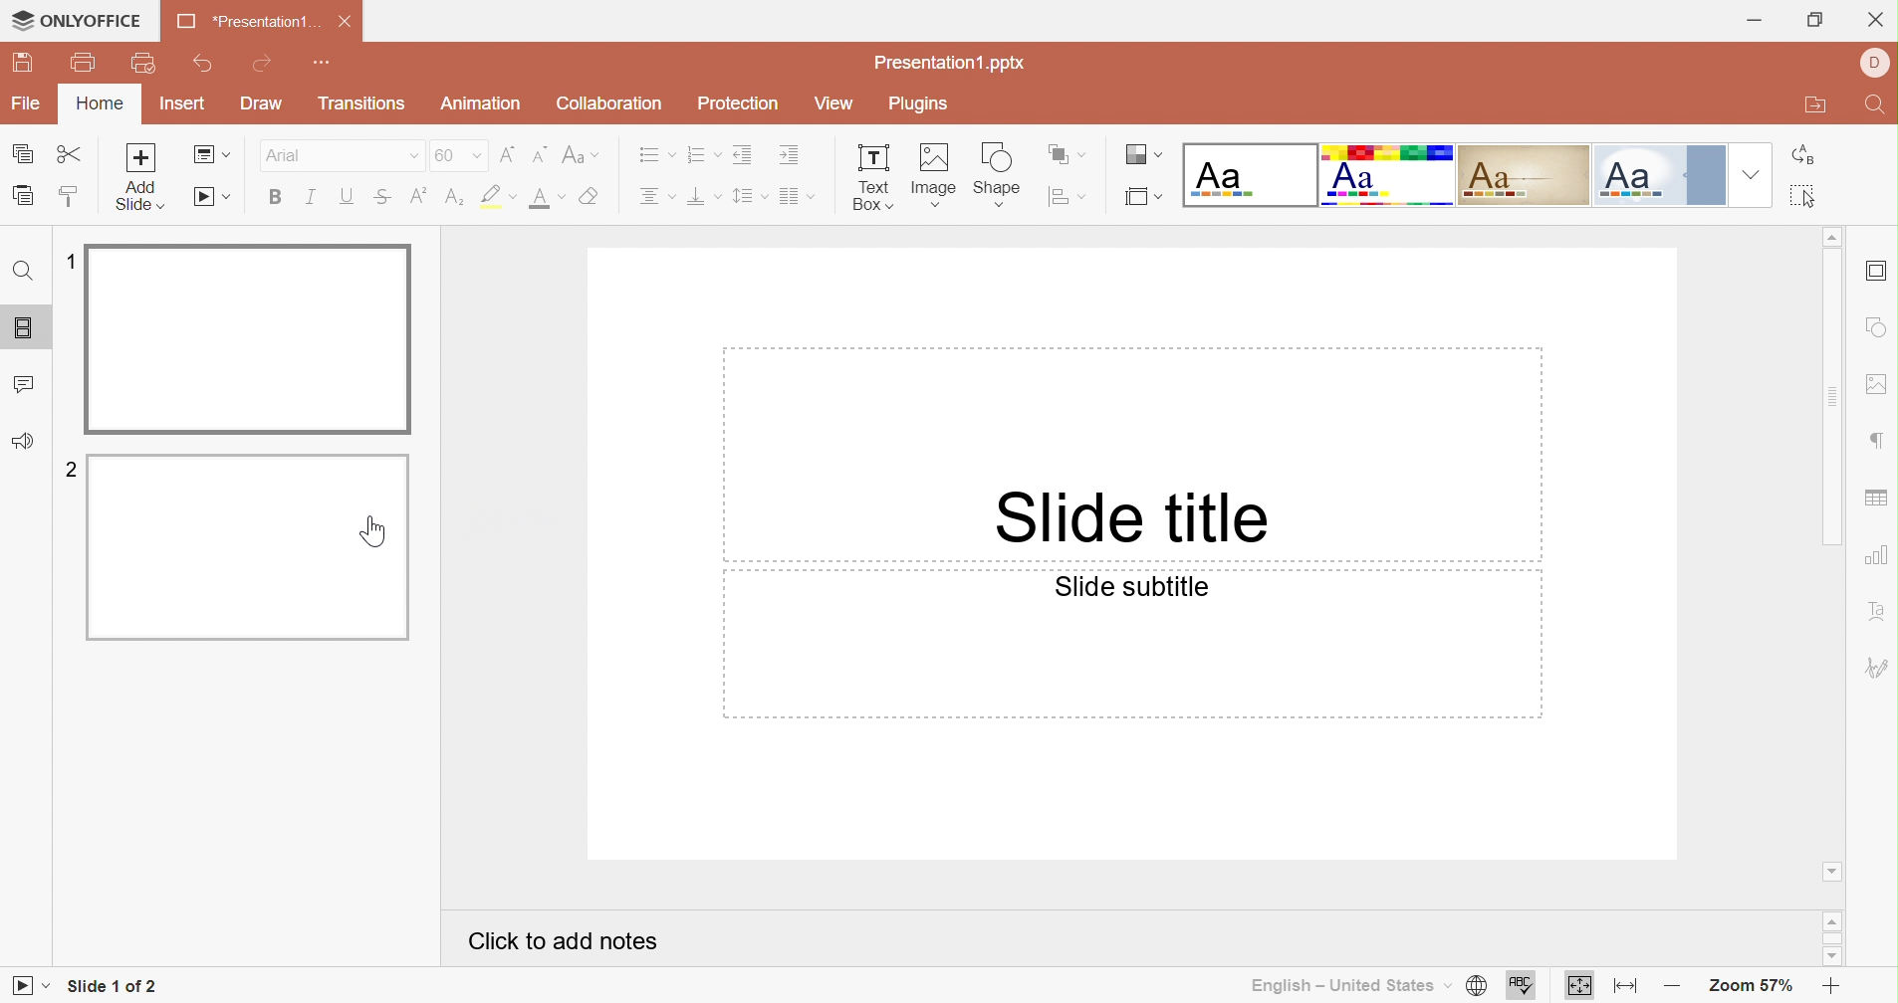 This screenshot has width=1898, height=1003. What do you see at coordinates (250, 340) in the screenshot?
I see `Slide 1` at bounding box center [250, 340].